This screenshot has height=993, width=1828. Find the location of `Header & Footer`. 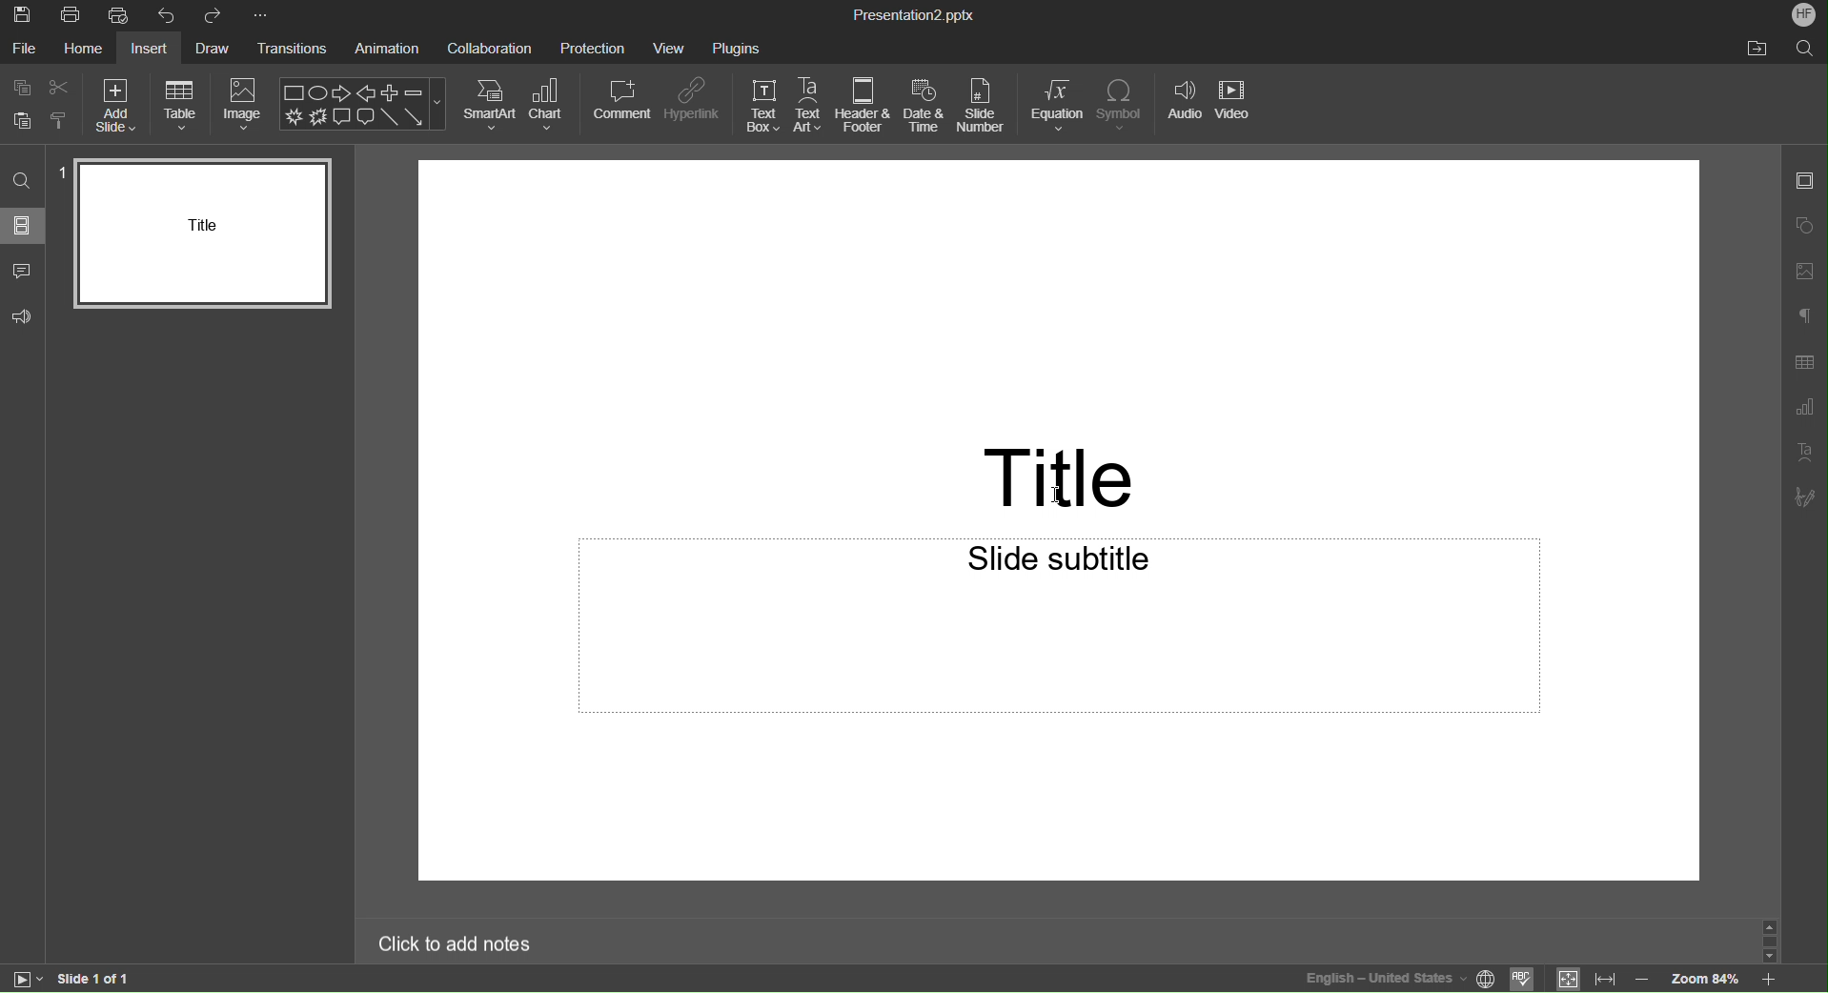

Header & Footer is located at coordinates (864, 105).